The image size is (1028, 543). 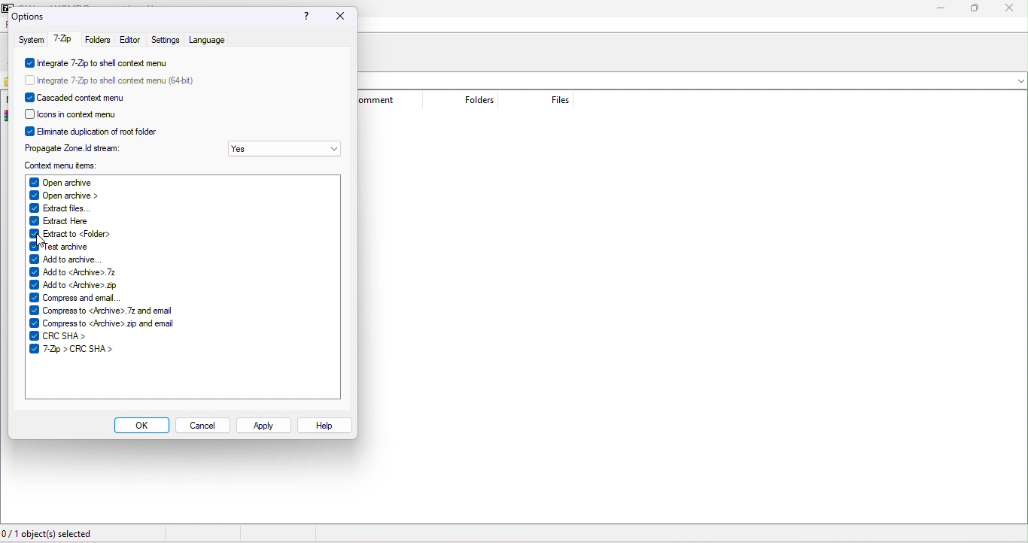 What do you see at coordinates (62, 41) in the screenshot?
I see `7 zip` at bounding box center [62, 41].